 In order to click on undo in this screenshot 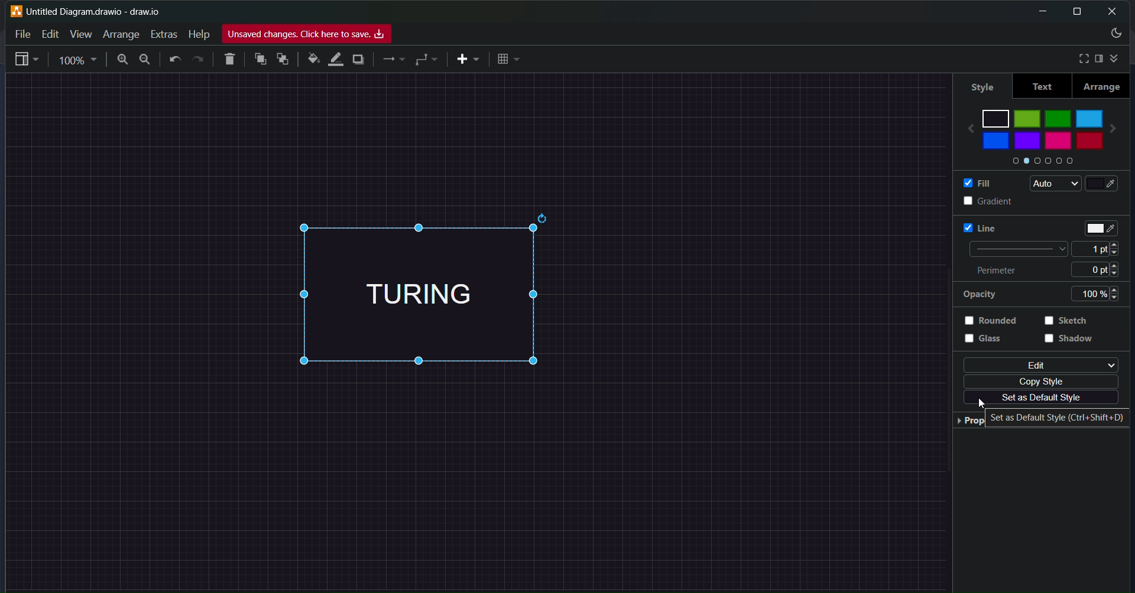, I will do `click(176, 60)`.